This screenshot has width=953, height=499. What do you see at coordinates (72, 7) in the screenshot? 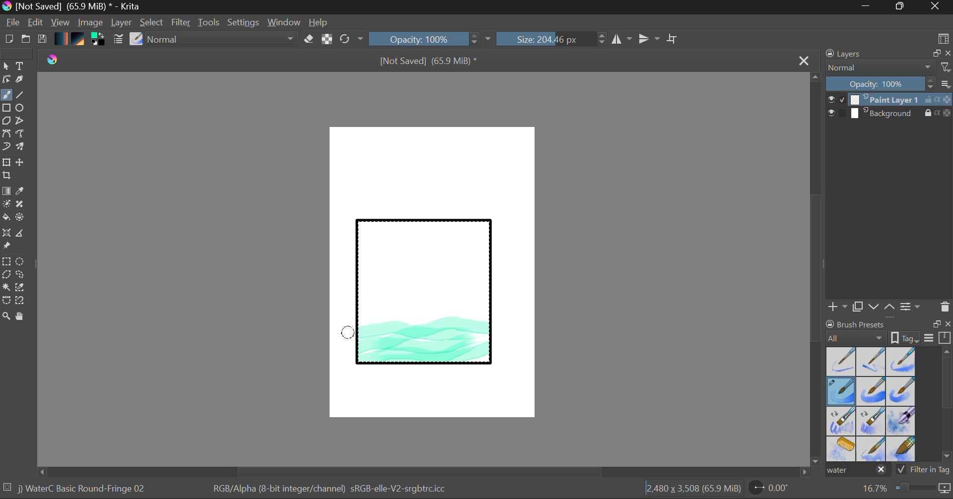
I see `Window Title` at bounding box center [72, 7].